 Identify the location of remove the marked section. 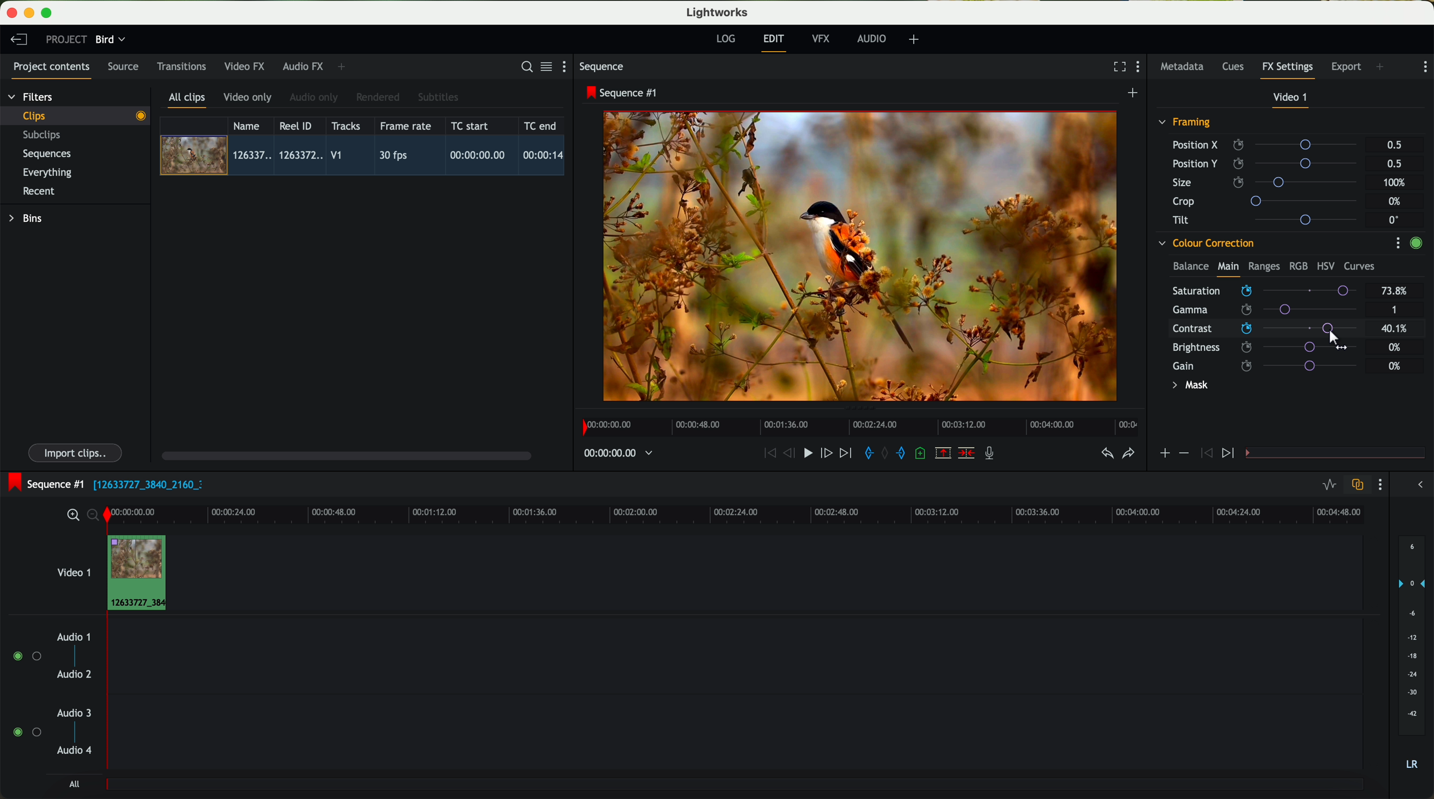
(944, 453).